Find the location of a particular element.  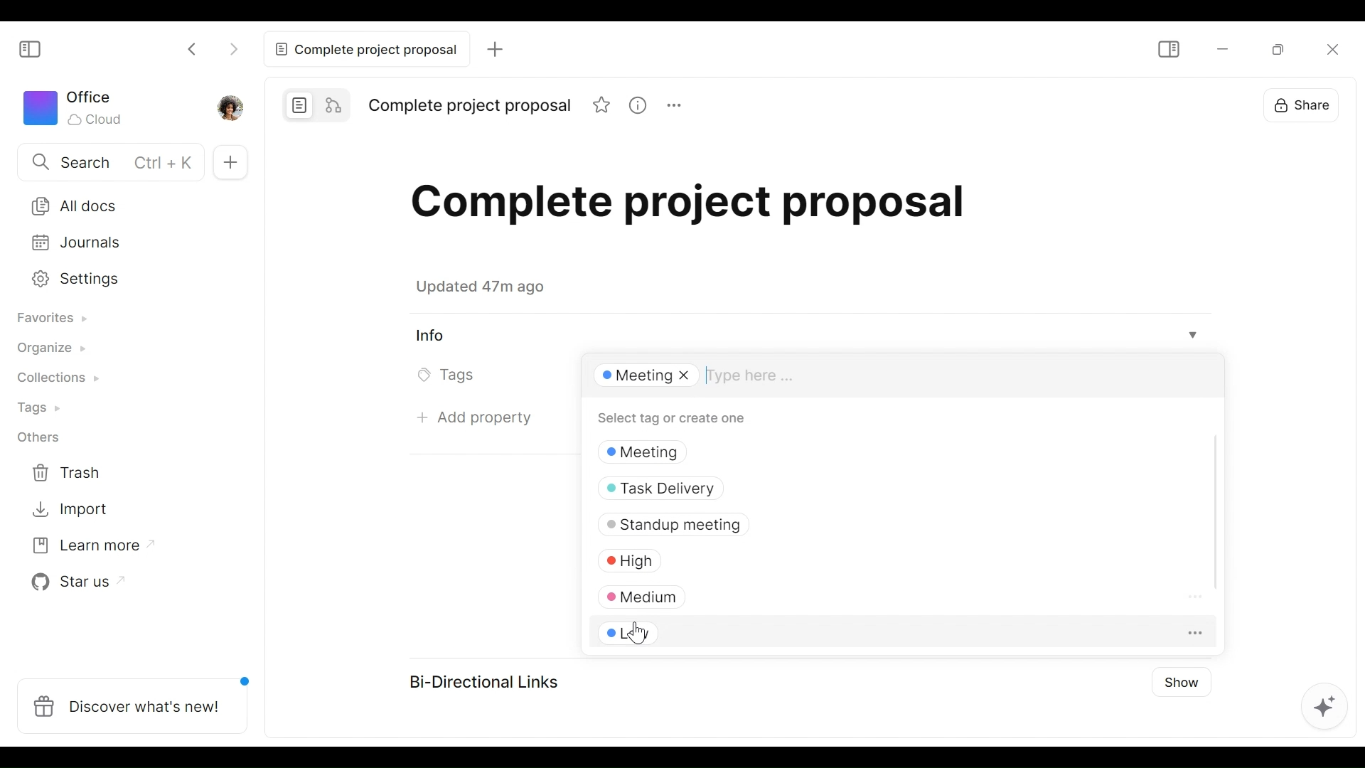

minimize is located at coordinates (1221, 49).